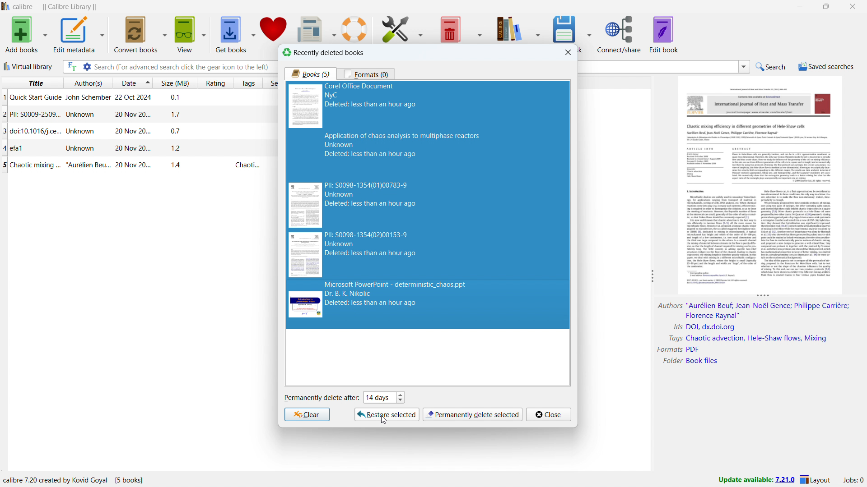  Describe the element at coordinates (135, 98) in the screenshot. I see `single book entry` at that location.